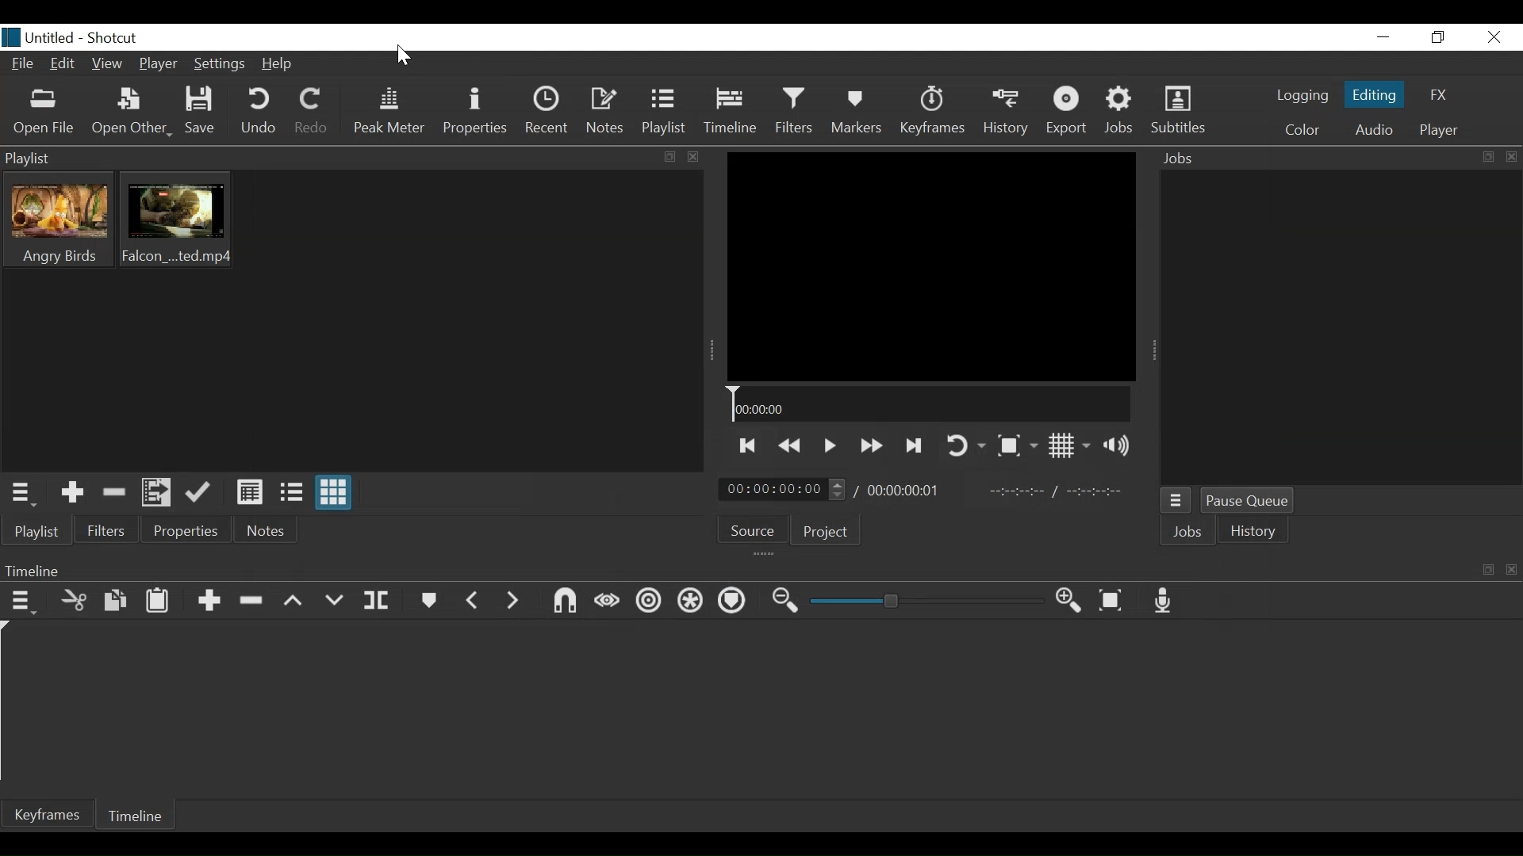  Describe the element at coordinates (268, 530) in the screenshot. I see `Notes` at that location.